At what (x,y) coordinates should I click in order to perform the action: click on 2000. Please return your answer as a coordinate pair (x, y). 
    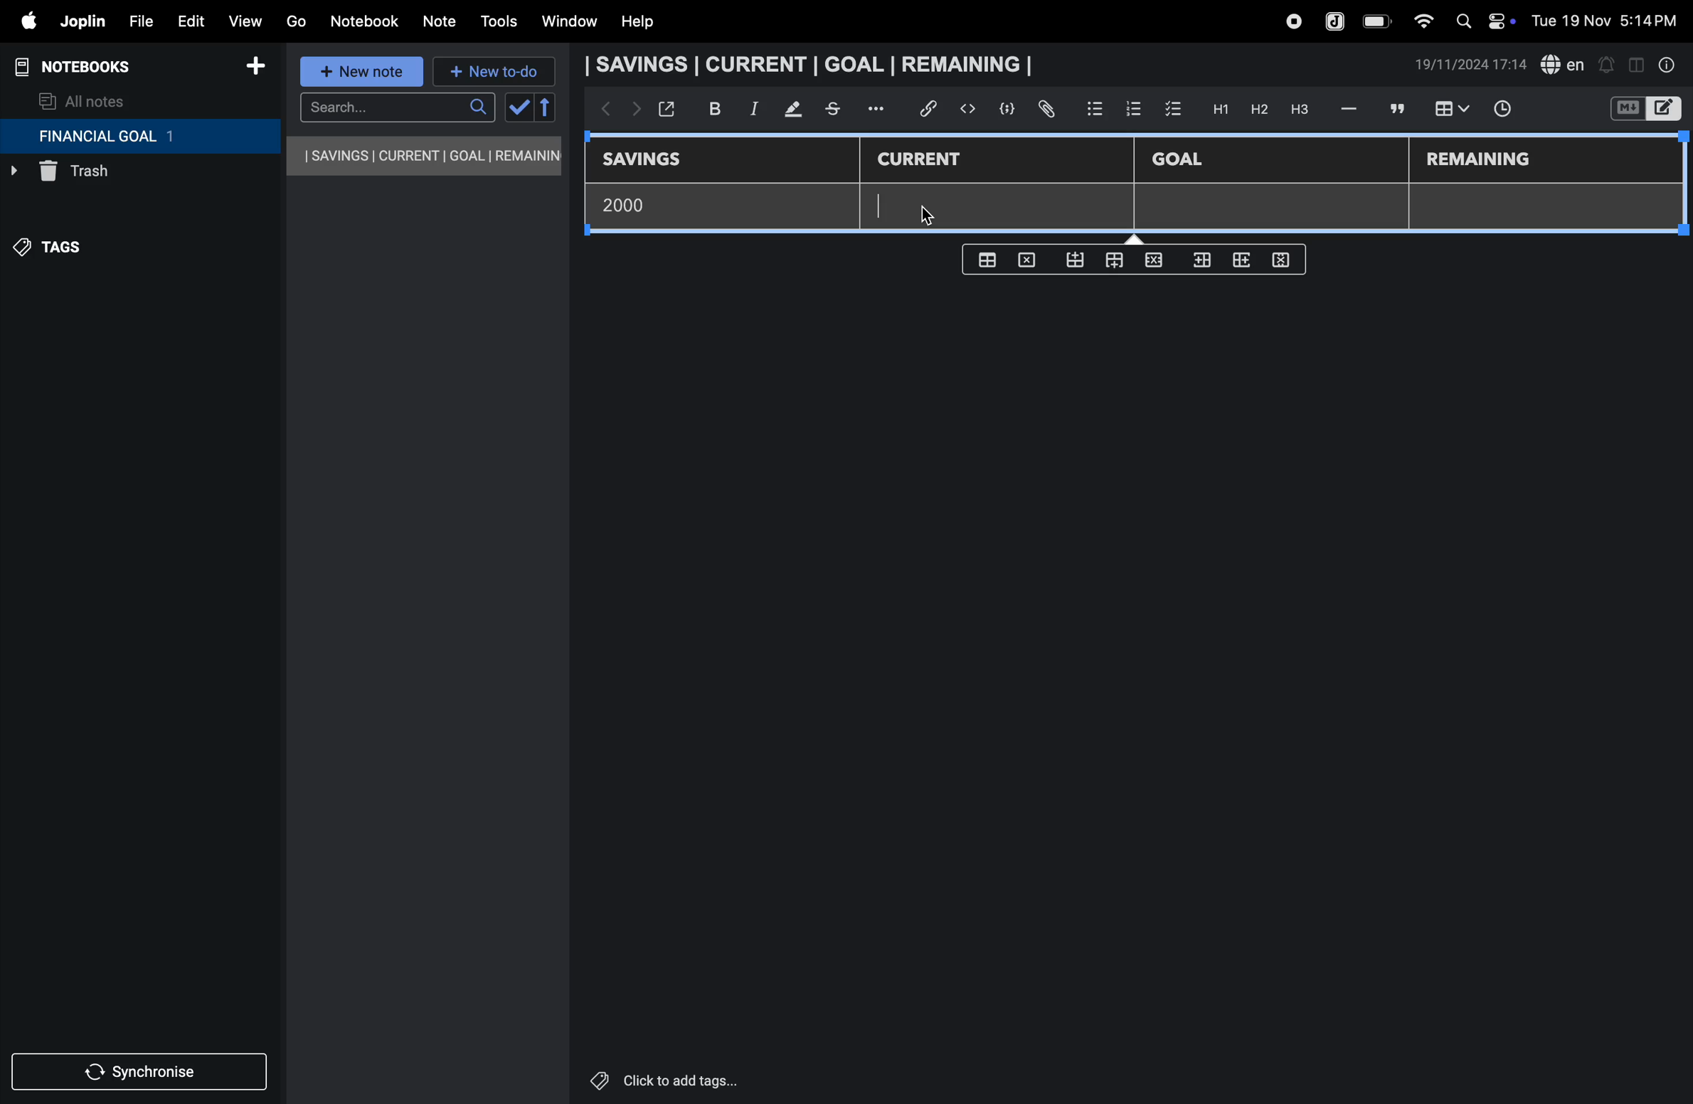
    Looking at the image, I should click on (635, 204).